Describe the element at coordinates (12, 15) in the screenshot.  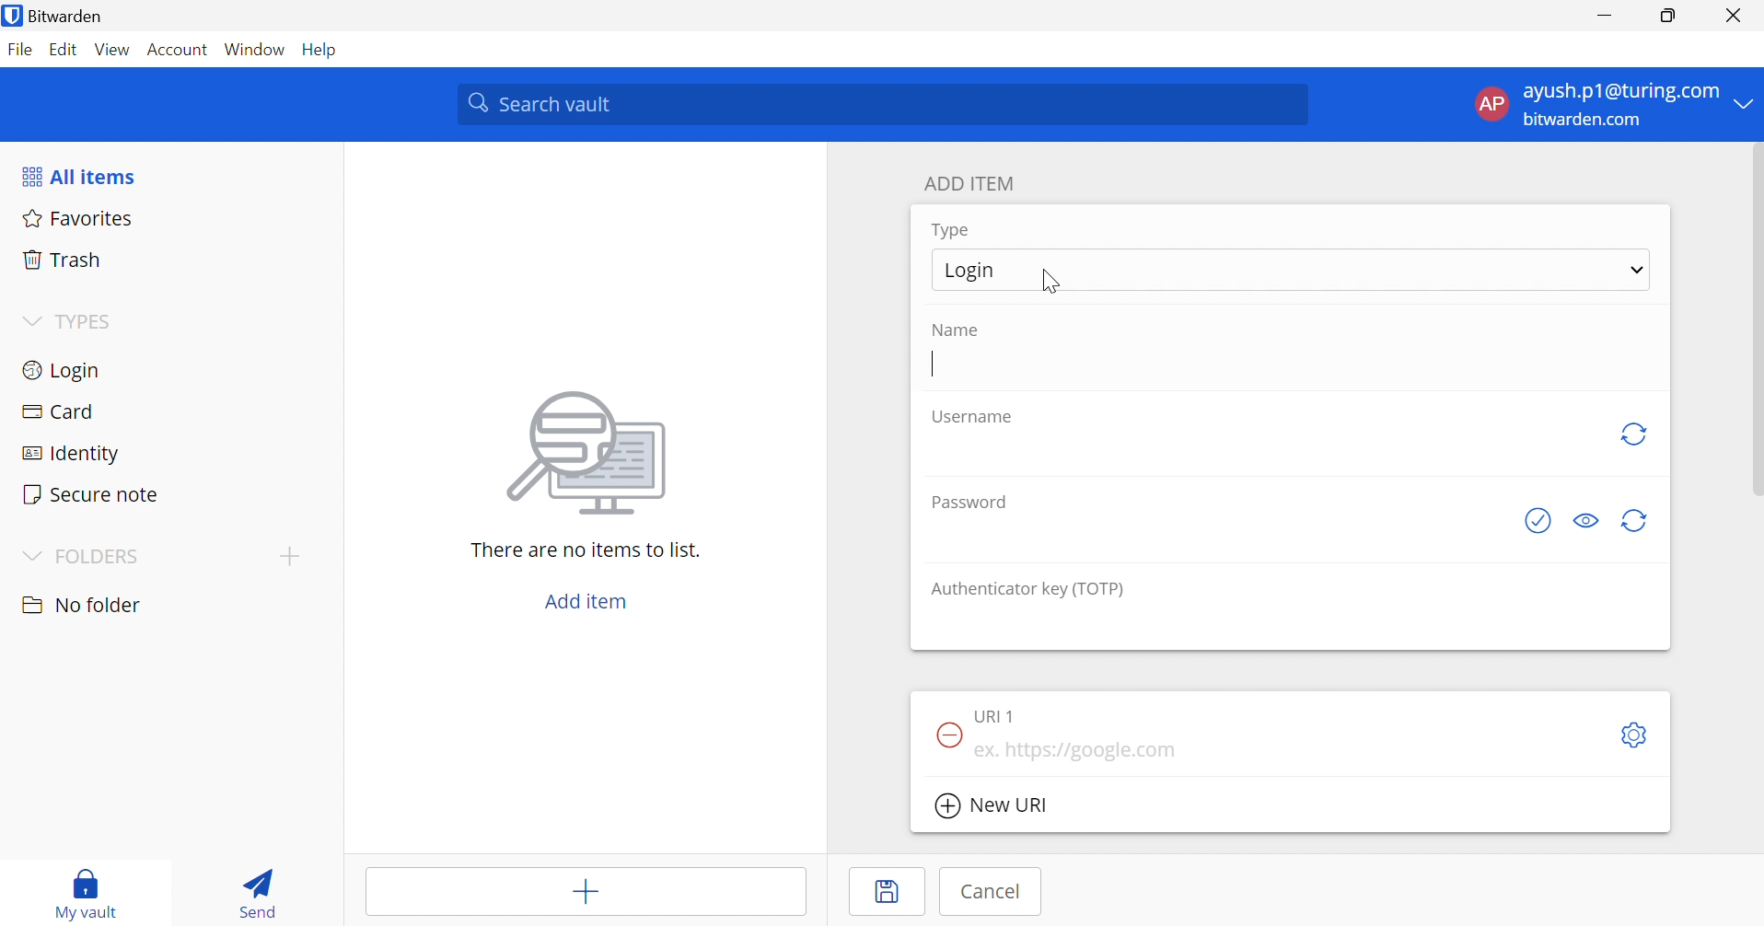
I see `bitwarden logo` at that location.